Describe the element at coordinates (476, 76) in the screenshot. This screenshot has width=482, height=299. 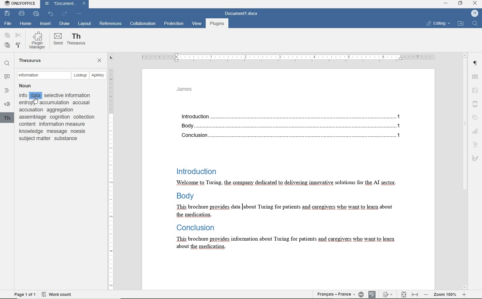
I see `TABLE` at that location.